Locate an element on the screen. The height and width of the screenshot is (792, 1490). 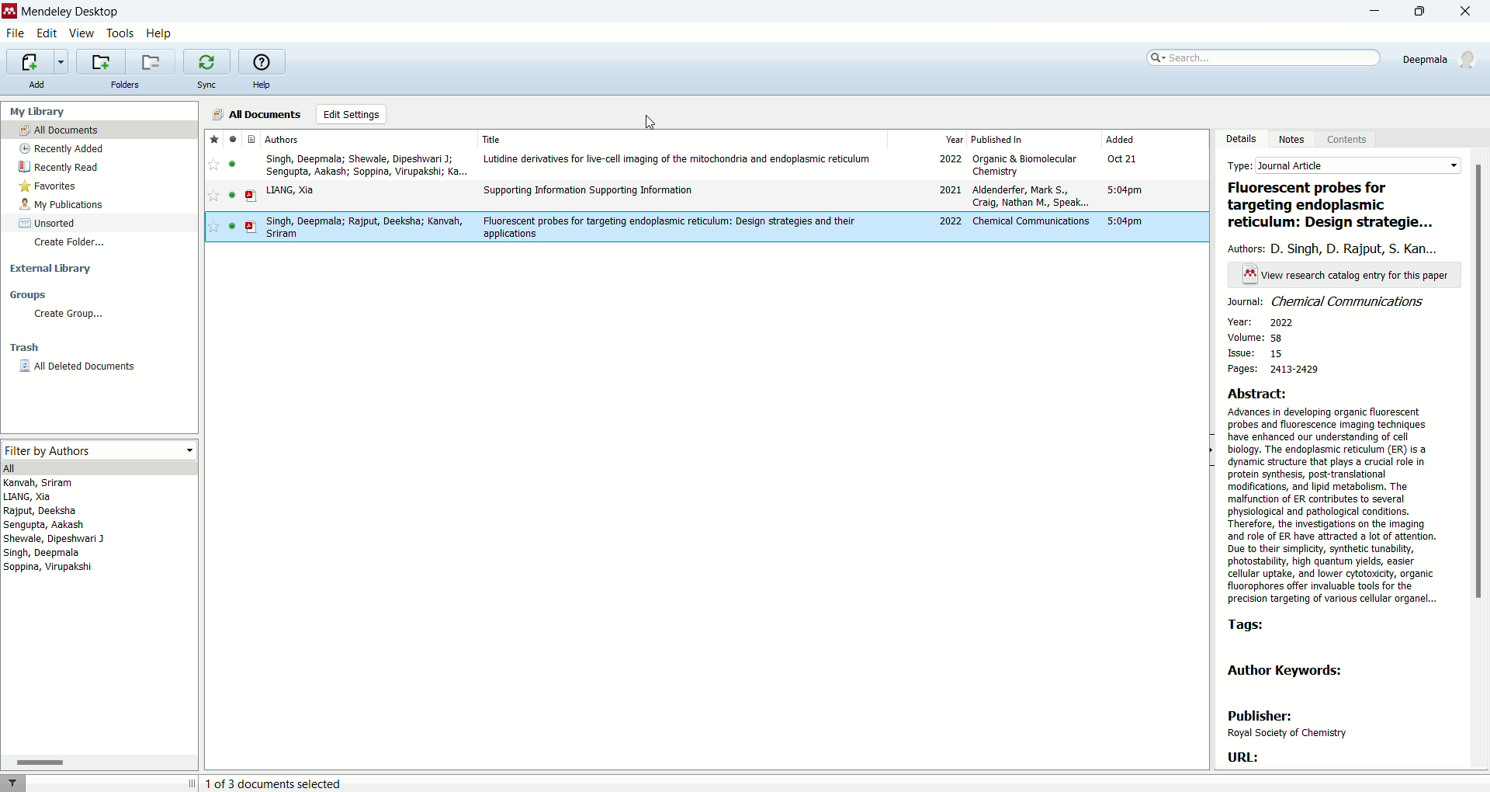
Fluorescent probes for targeting endoplasmic reticulum: Design strategies and their applications is located at coordinates (670, 227).